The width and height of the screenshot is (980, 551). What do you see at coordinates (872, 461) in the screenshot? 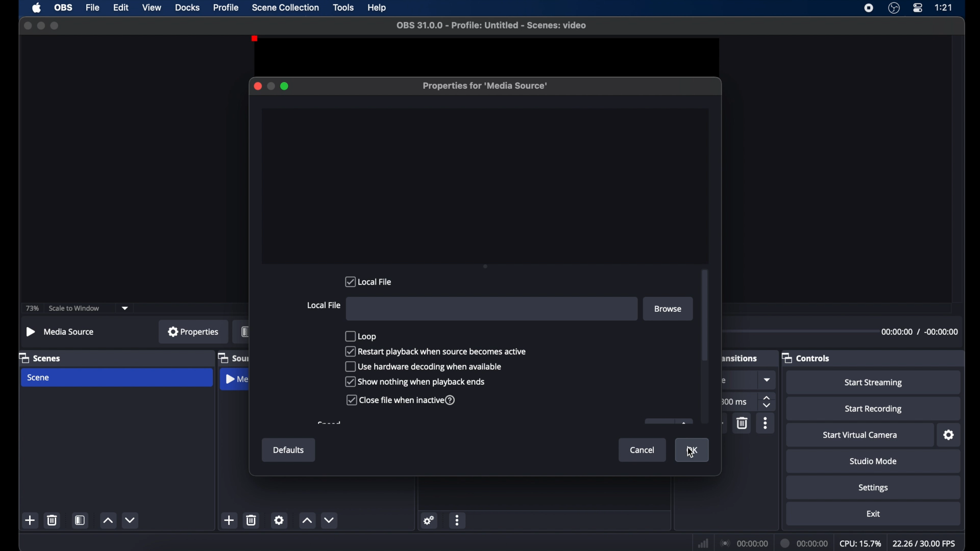
I see `studio mode` at bounding box center [872, 461].